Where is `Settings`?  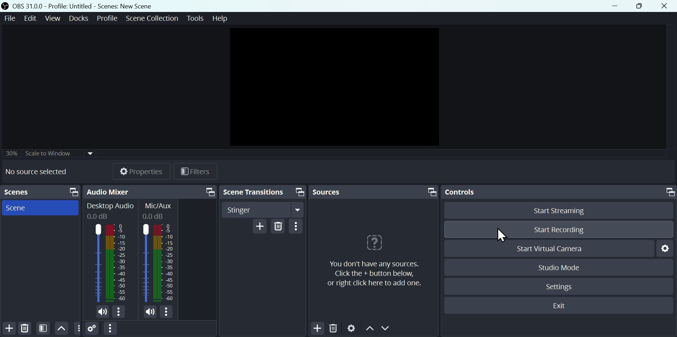 Settings is located at coordinates (561, 286).